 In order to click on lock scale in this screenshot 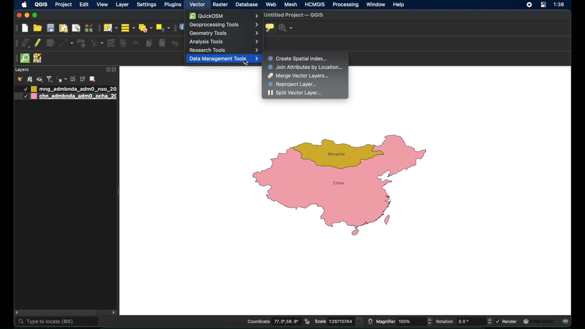, I will do `click(371, 321)`.